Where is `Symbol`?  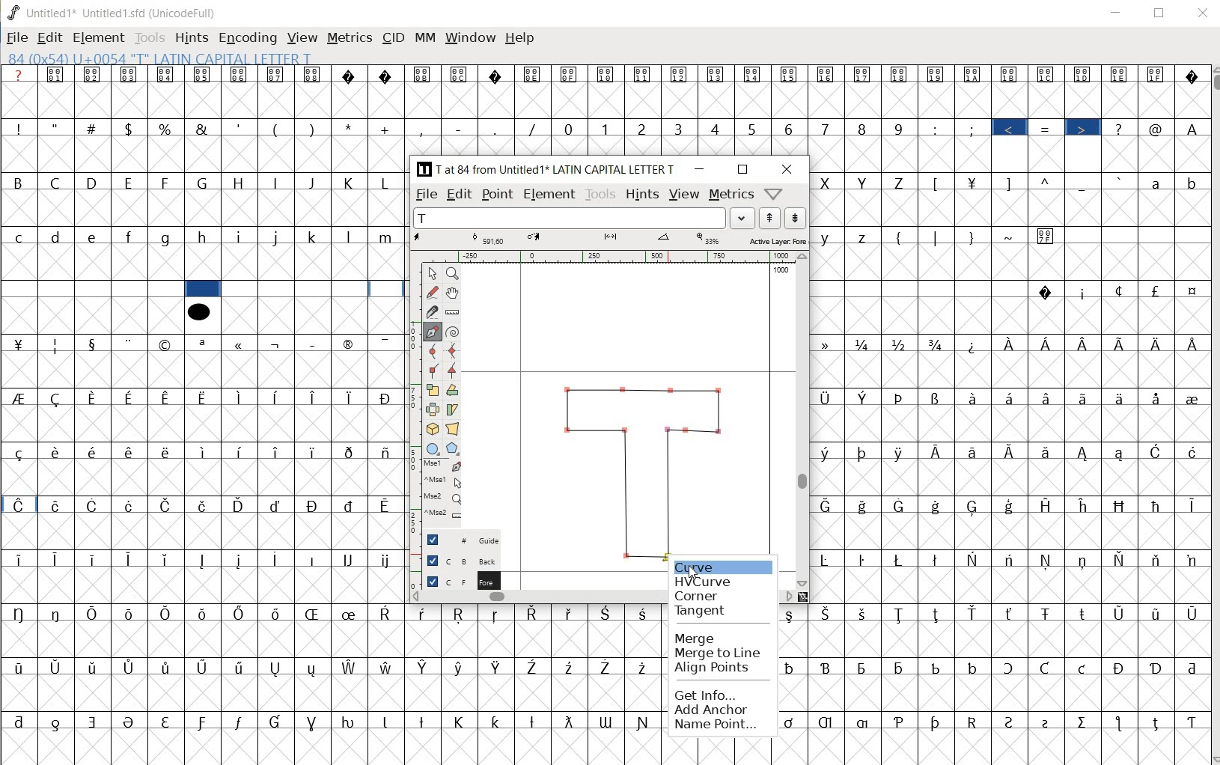 Symbol is located at coordinates (460, 615).